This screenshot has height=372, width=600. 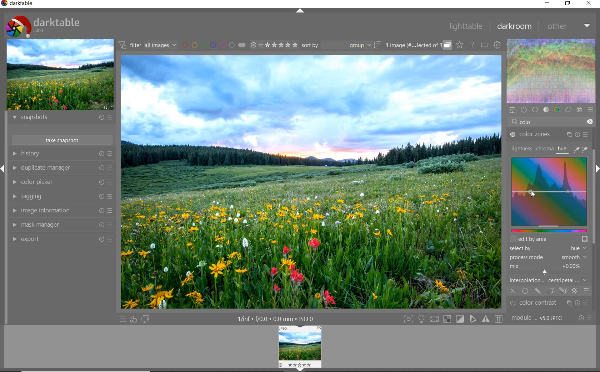 What do you see at coordinates (548, 304) in the screenshot?
I see `graduated density` at bounding box center [548, 304].